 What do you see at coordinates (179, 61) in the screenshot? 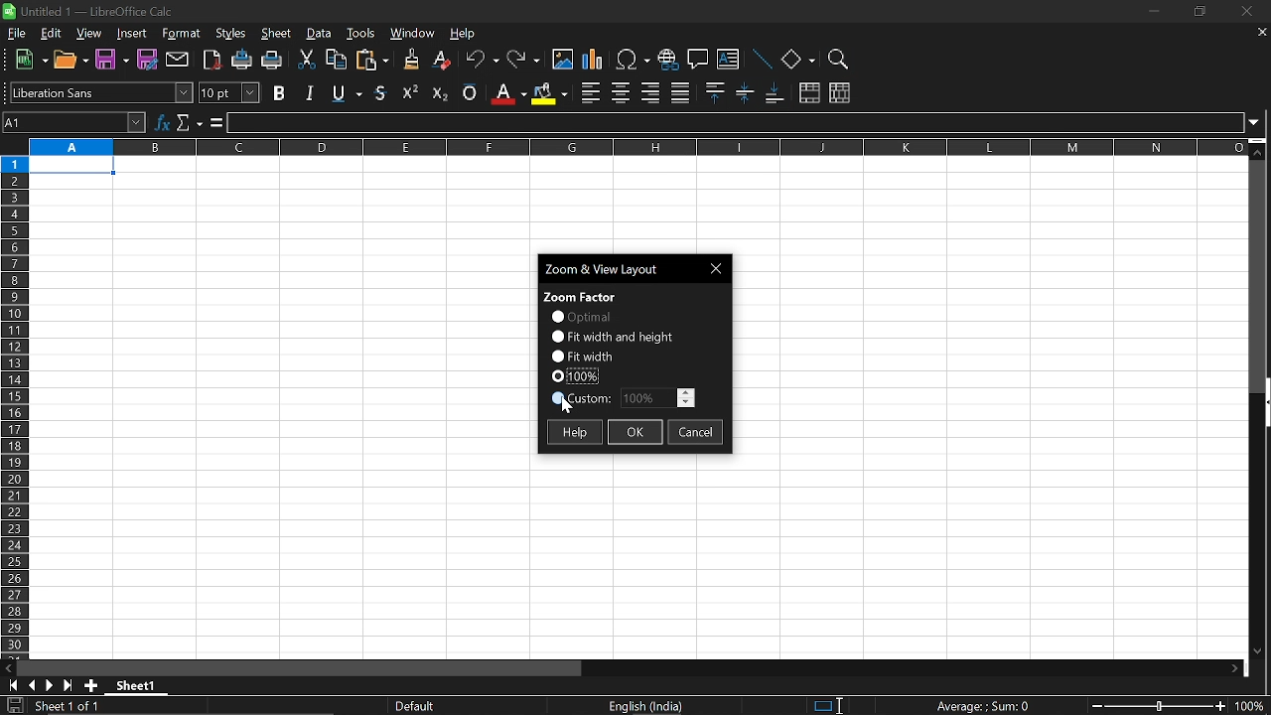
I see `attach` at bounding box center [179, 61].